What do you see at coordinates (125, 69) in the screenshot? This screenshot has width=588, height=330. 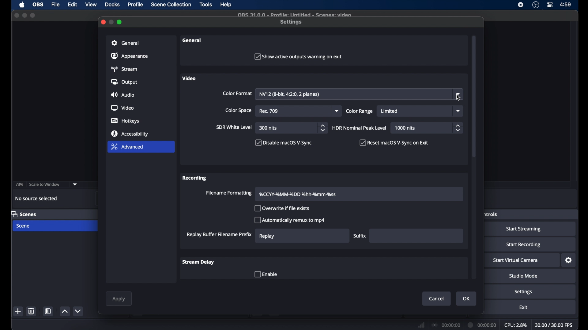 I see `stream` at bounding box center [125, 69].